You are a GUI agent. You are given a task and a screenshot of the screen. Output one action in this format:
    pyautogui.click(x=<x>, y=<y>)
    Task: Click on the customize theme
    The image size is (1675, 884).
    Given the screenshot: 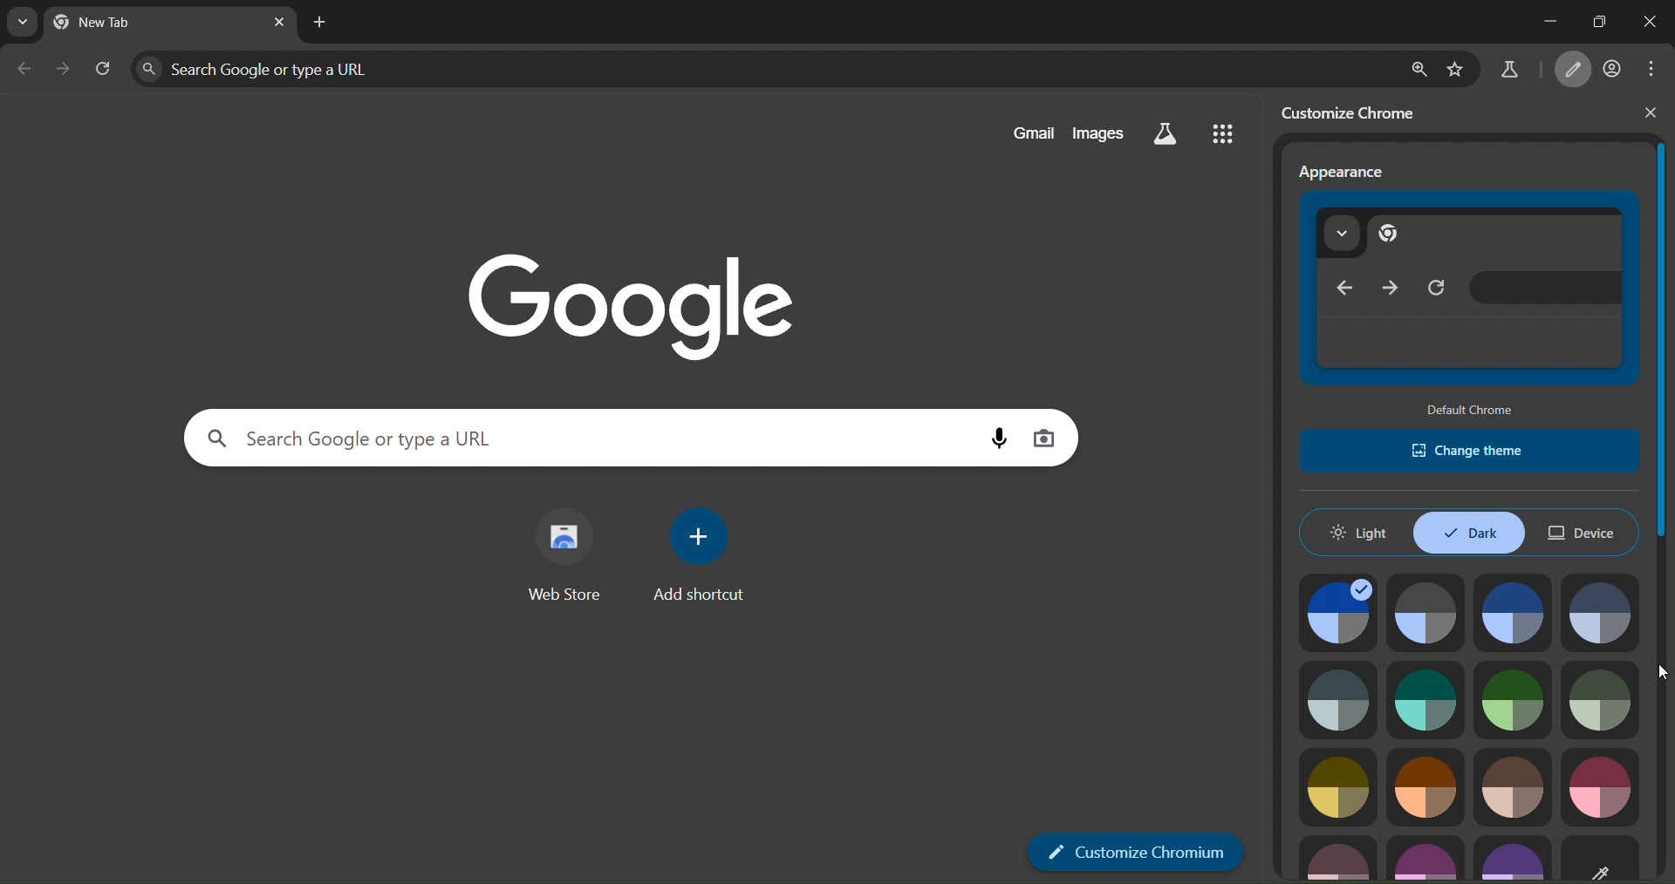 What is the action you would take?
    pyautogui.click(x=1600, y=858)
    